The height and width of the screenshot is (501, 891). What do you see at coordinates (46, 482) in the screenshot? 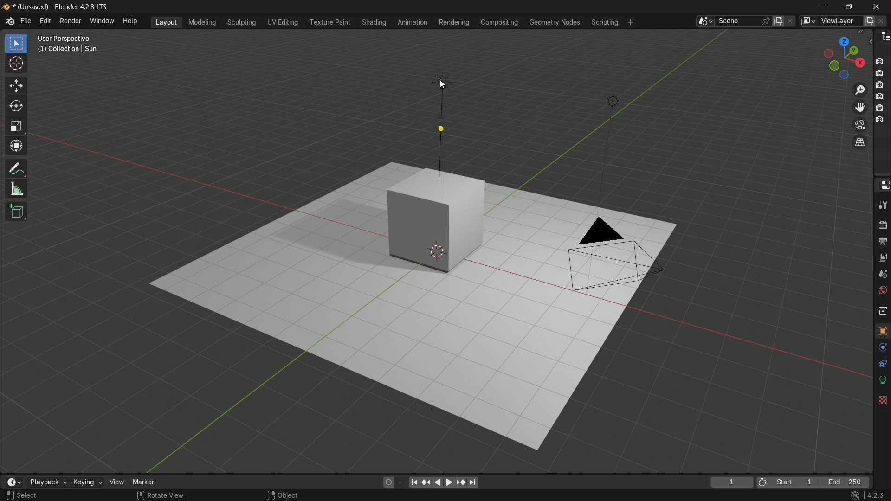
I see `playback` at bounding box center [46, 482].